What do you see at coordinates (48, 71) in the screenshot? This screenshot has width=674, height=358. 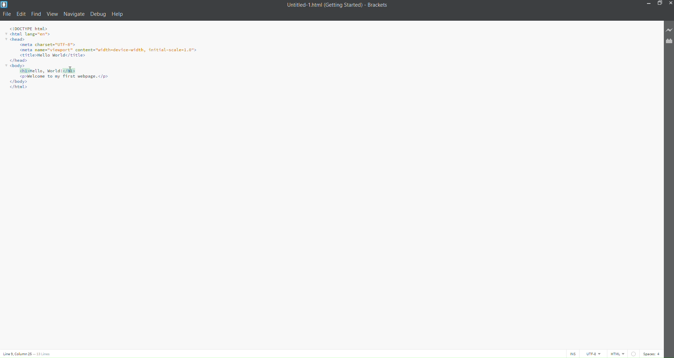 I see `selected part` at bounding box center [48, 71].